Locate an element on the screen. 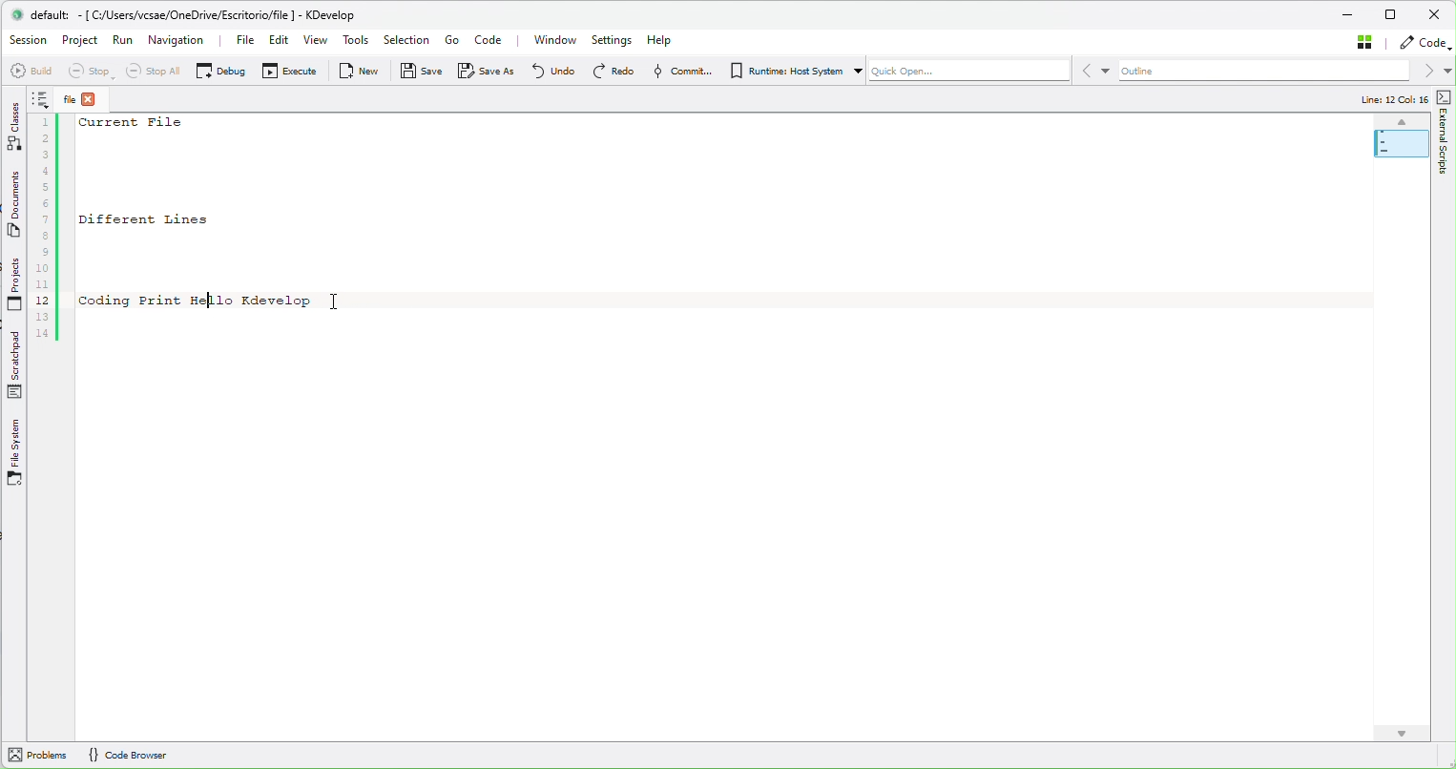  File System is located at coordinates (19, 453).